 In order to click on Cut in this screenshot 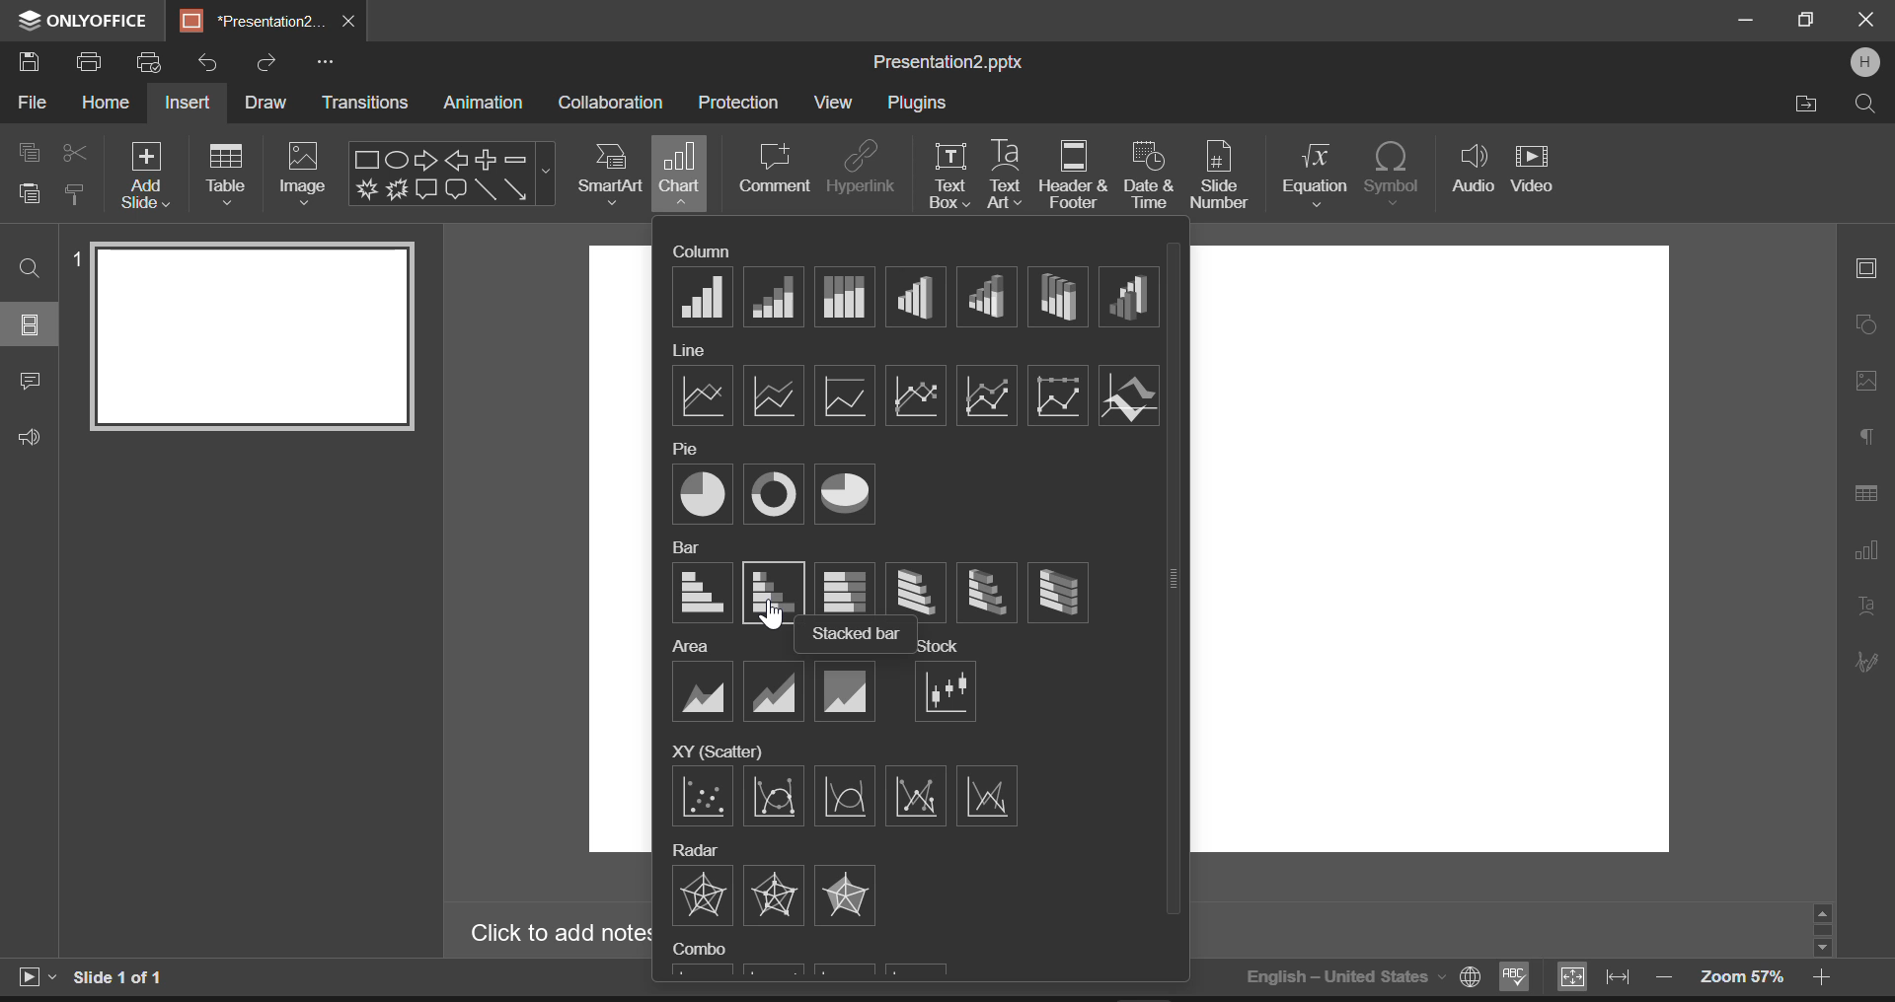, I will do `click(75, 149)`.